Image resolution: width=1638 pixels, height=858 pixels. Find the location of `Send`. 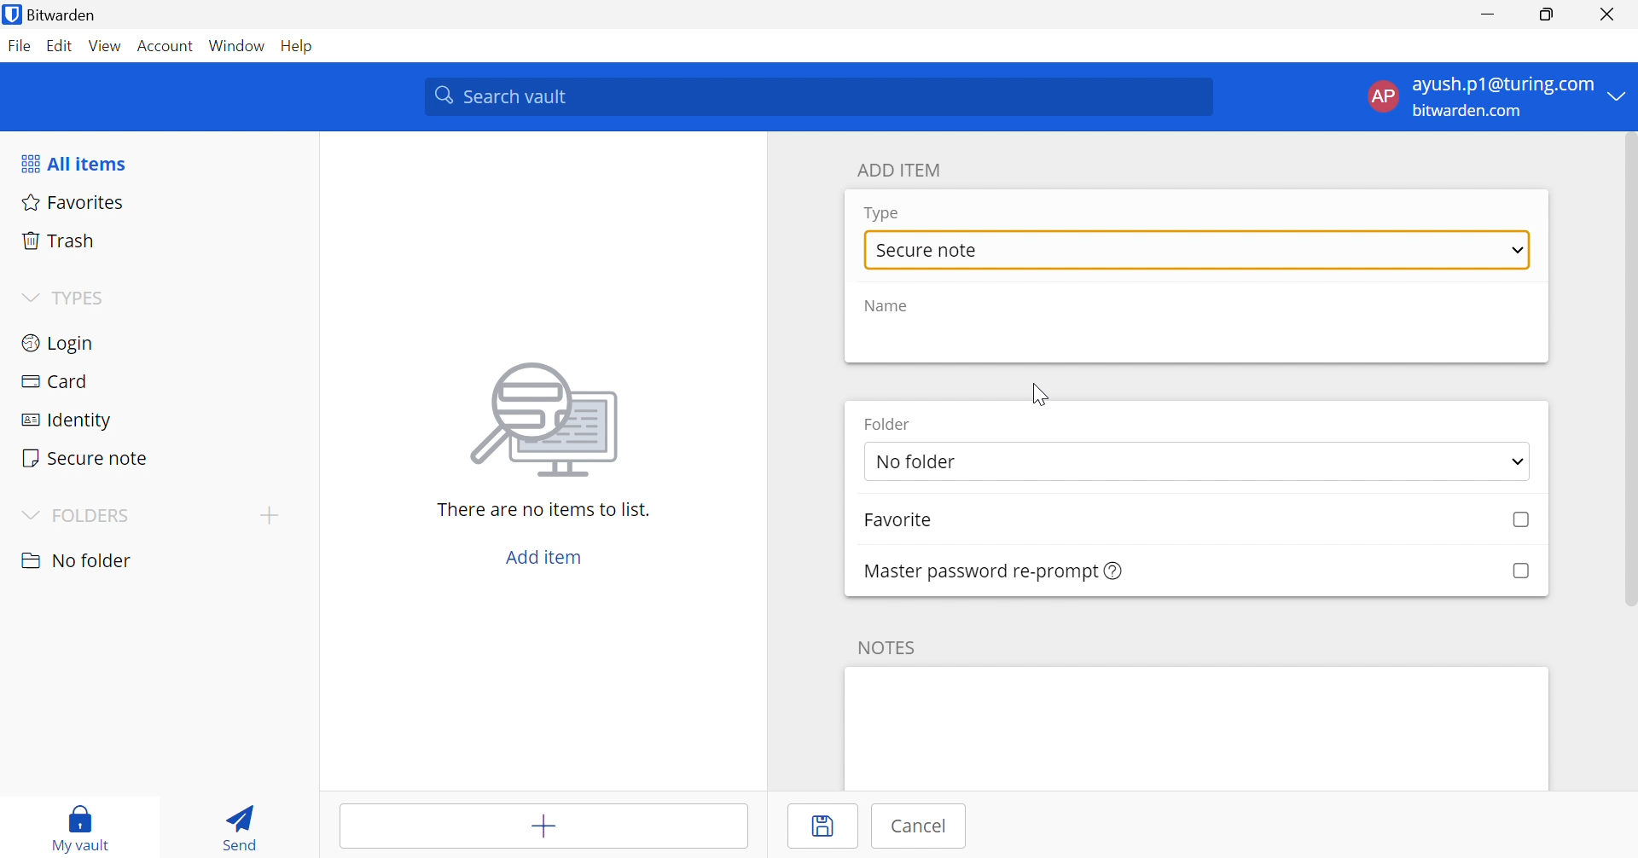

Send is located at coordinates (242, 825).